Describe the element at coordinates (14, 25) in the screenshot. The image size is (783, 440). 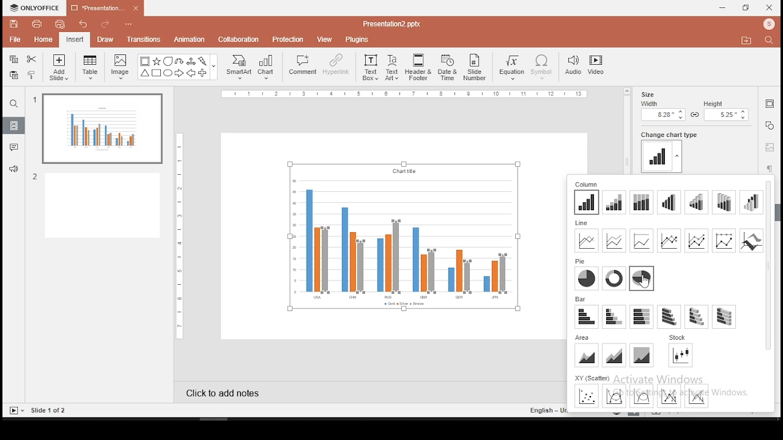
I see `save` at that location.